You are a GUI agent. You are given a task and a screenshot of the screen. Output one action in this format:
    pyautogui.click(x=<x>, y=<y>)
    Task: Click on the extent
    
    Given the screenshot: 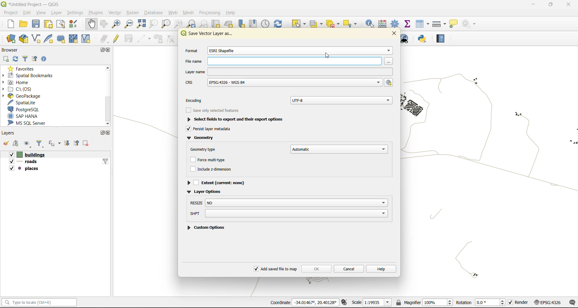 What is the action you would take?
    pyautogui.click(x=220, y=182)
    